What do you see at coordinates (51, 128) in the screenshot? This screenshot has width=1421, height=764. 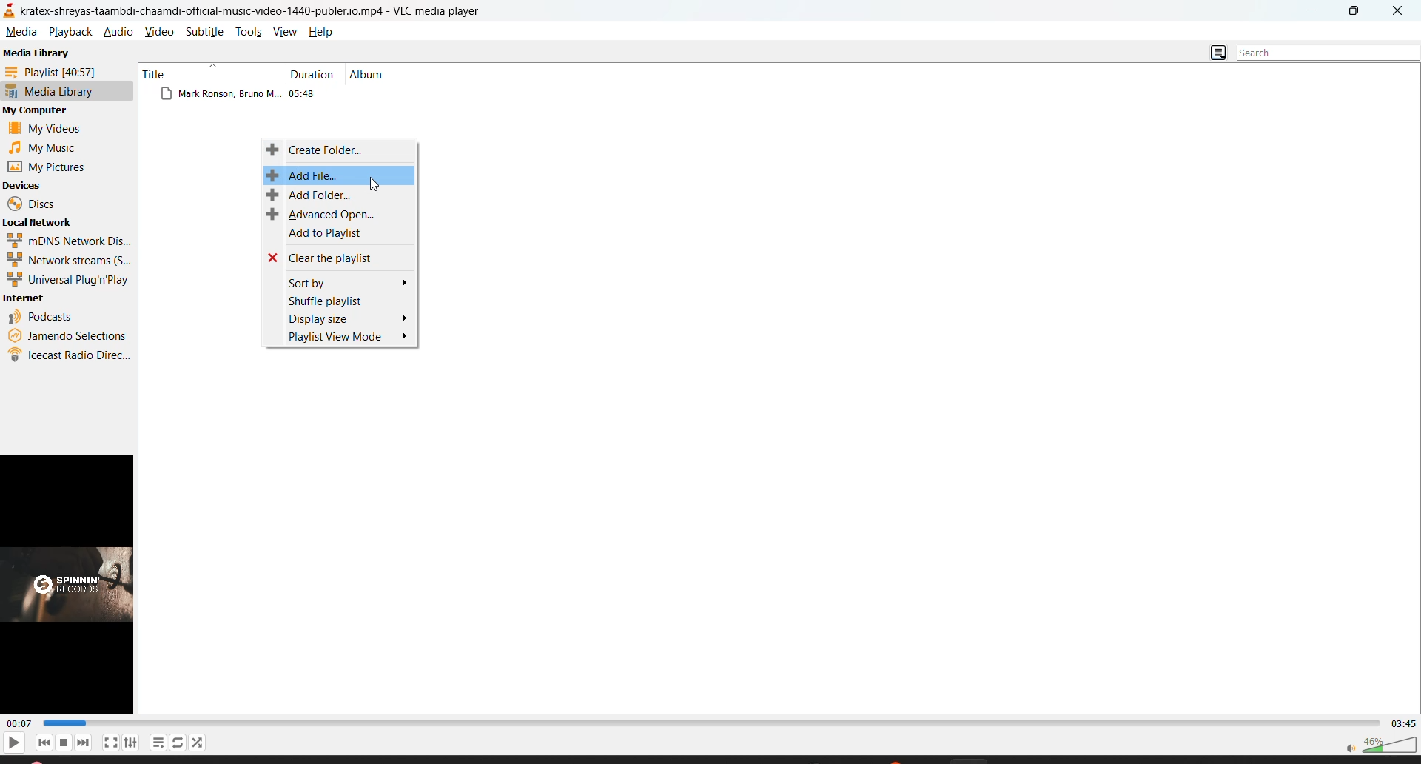 I see `videos` at bounding box center [51, 128].